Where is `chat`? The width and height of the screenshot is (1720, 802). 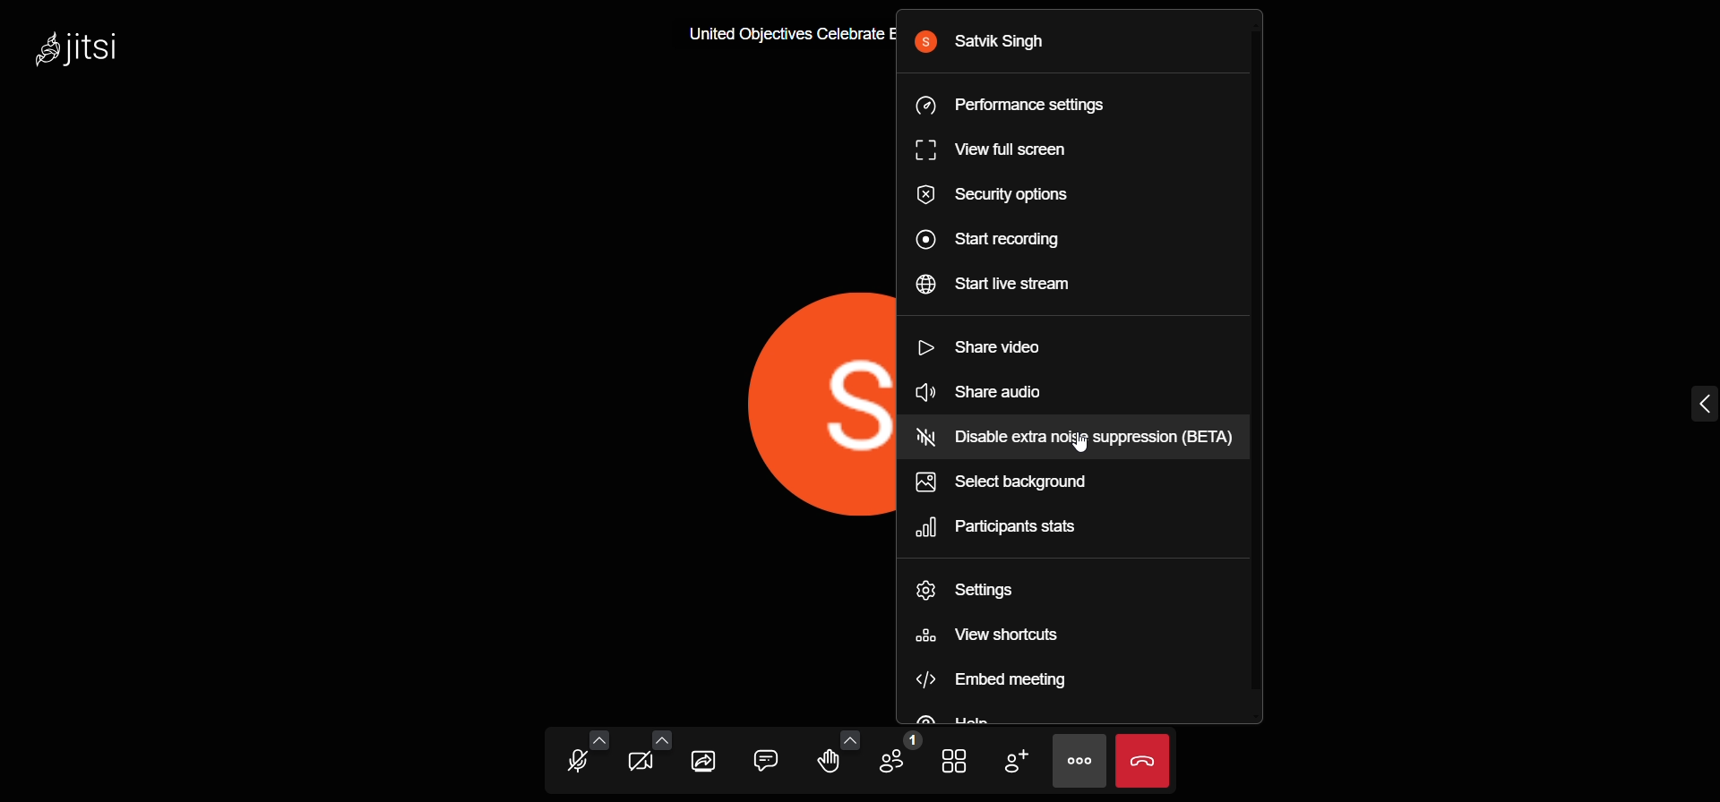 chat is located at coordinates (765, 758).